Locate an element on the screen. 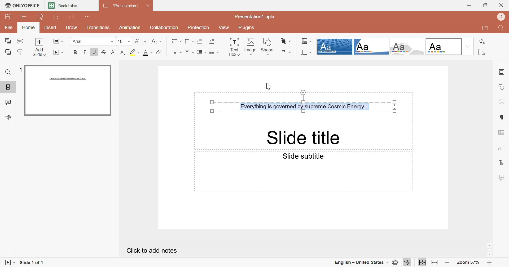 The width and height of the screenshot is (509, 267). Zoom 57% is located at coordinates (467, 262).